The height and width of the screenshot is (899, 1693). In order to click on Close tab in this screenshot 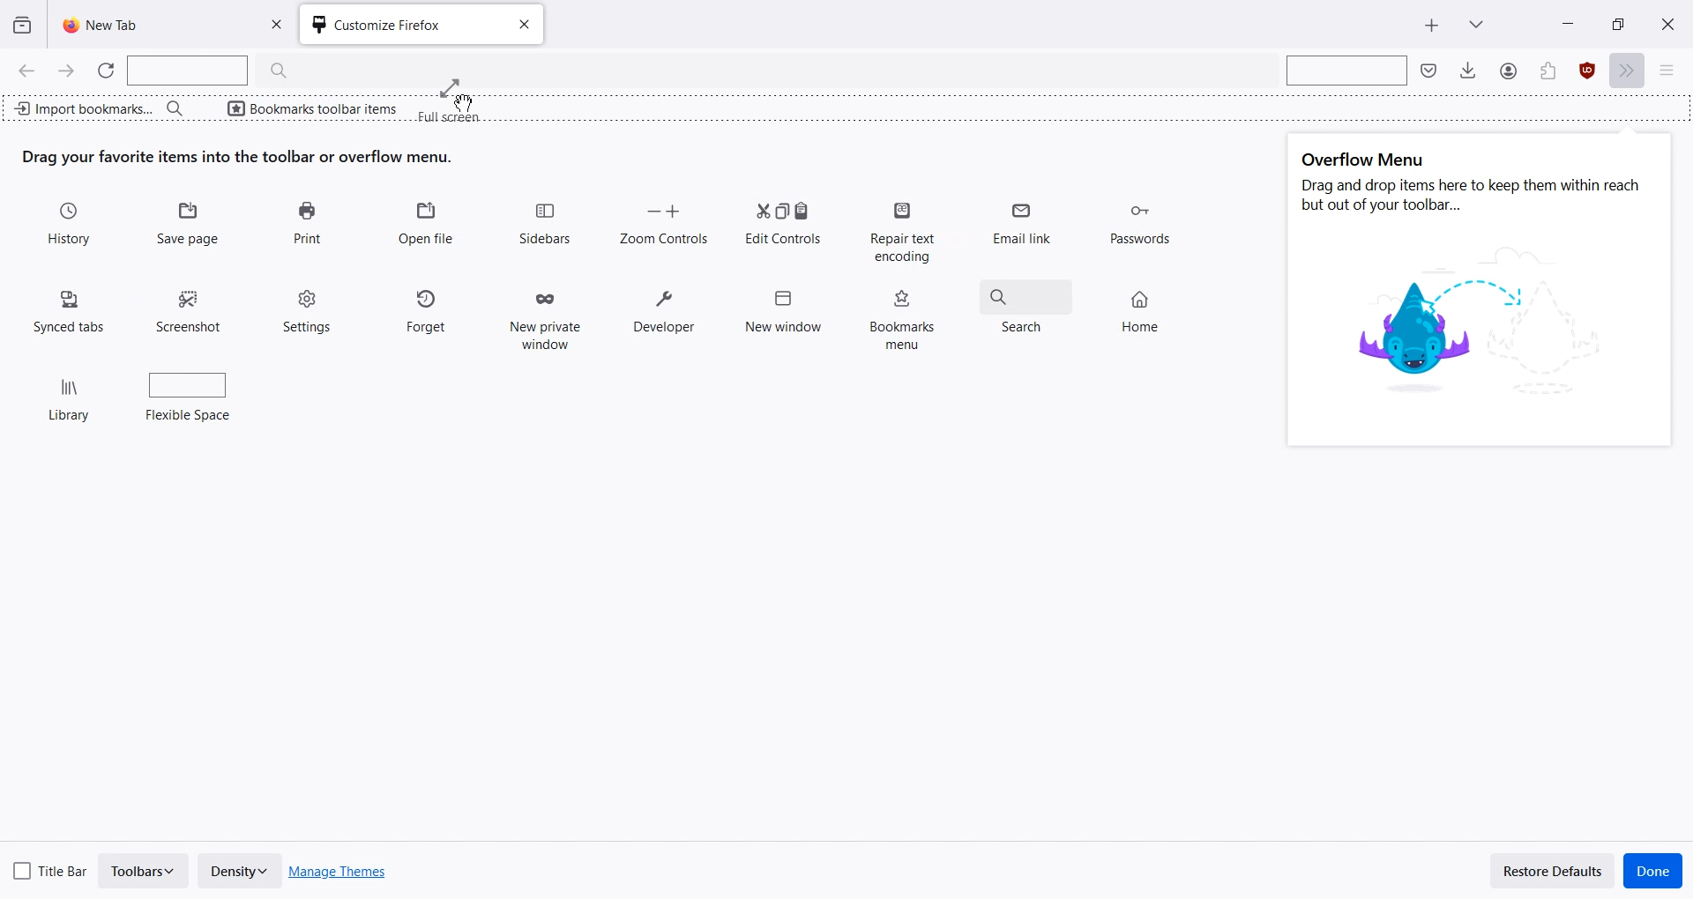, I will do `click(522, 25)`.